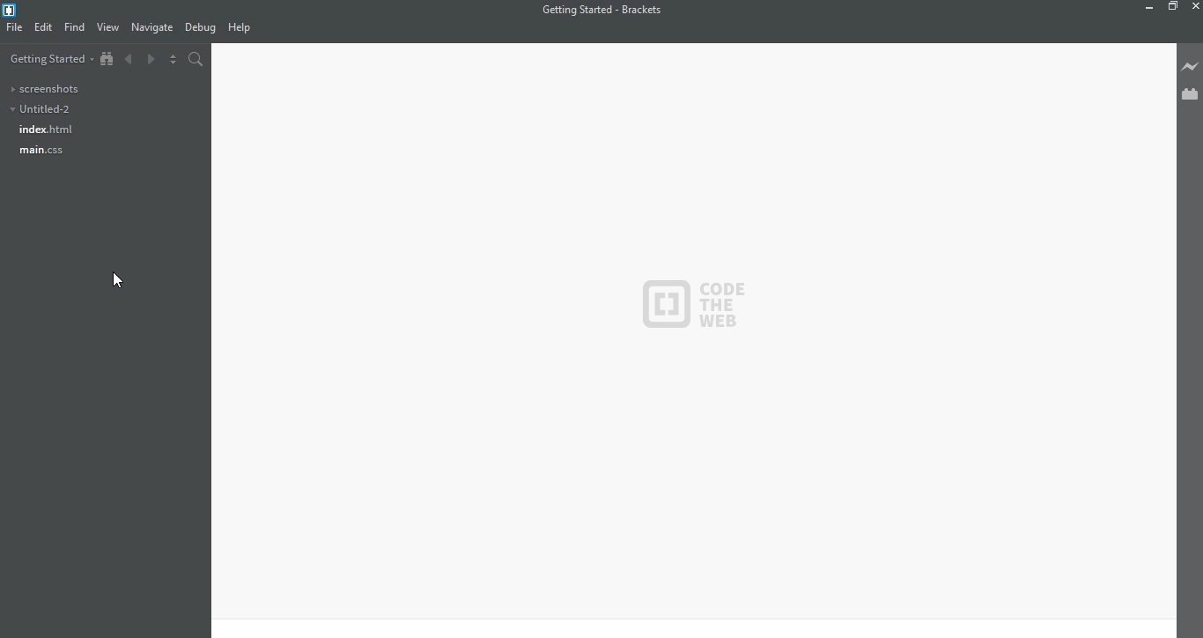  What do you see at coordinates (1189, 95) in the screenshot?
I see `extension manger` at bounding box center [1189, 95].